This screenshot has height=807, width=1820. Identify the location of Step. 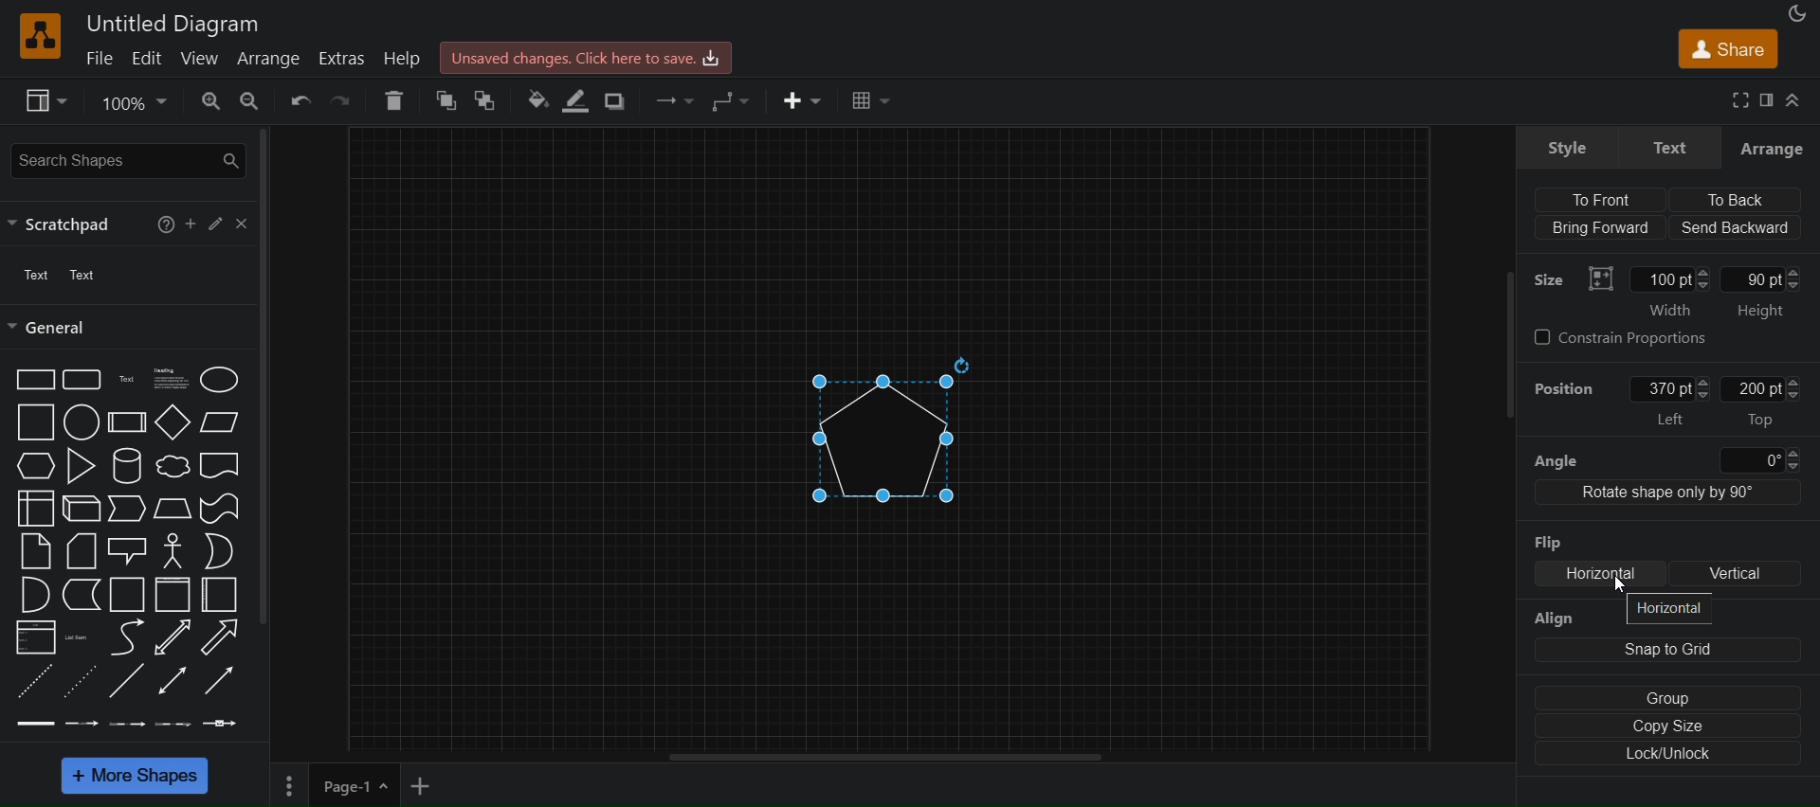
(127, 509).